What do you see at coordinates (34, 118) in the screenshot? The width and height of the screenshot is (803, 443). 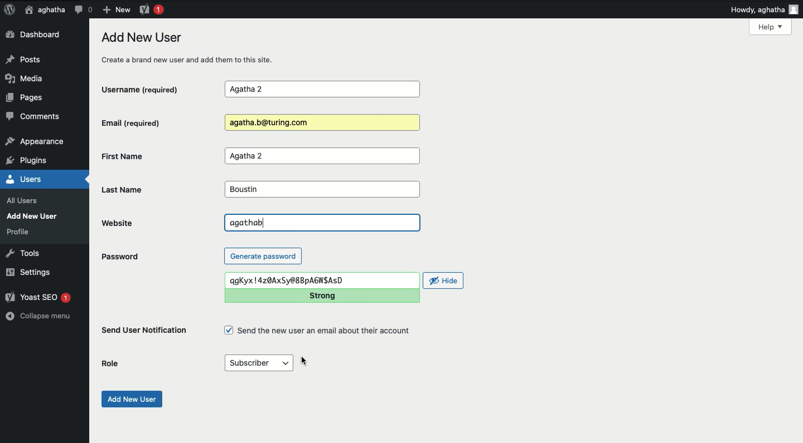 I see `Comments` at bounding box center [34, 118].